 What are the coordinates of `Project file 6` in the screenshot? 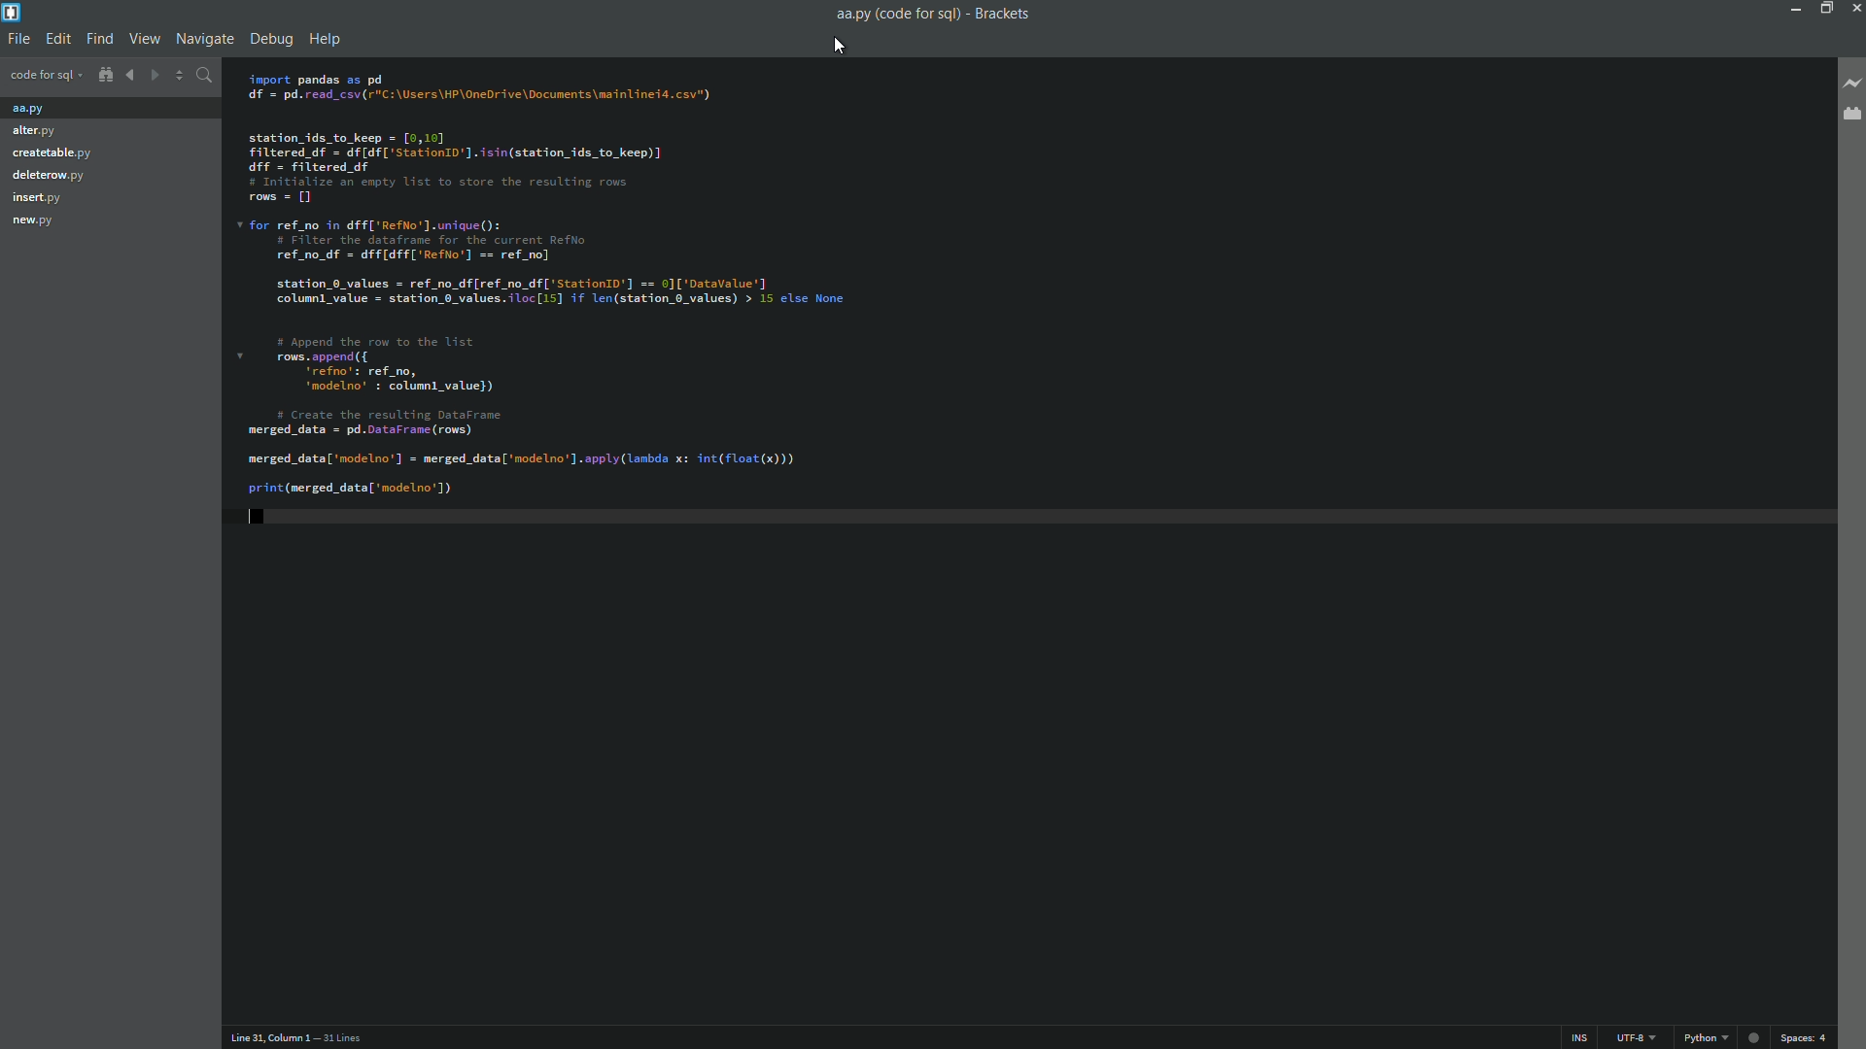 It's located at (49, 221).